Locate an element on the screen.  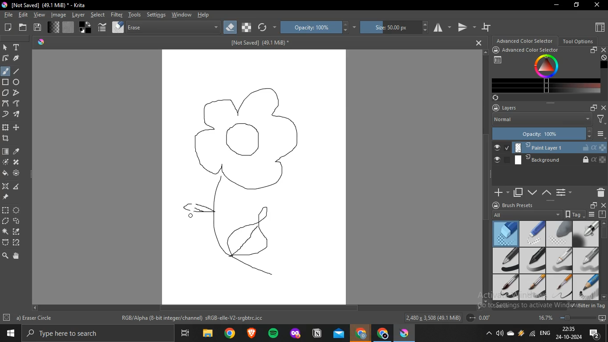
Options is located at coordinates (601, 134).